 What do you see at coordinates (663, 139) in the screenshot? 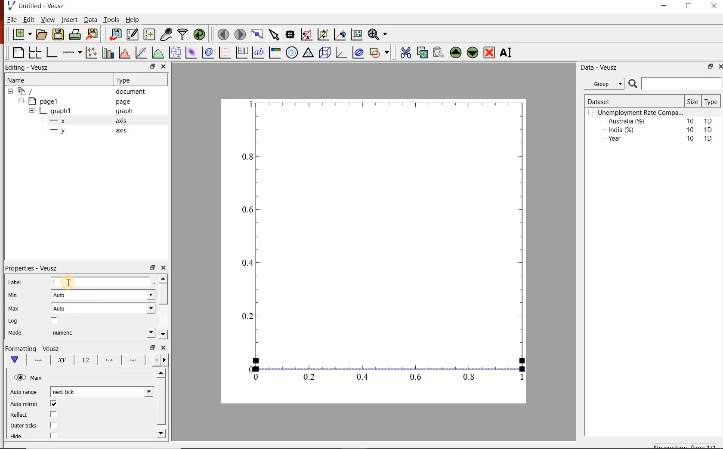
I see `Year 10 1D` at bounding box center [663, 139].